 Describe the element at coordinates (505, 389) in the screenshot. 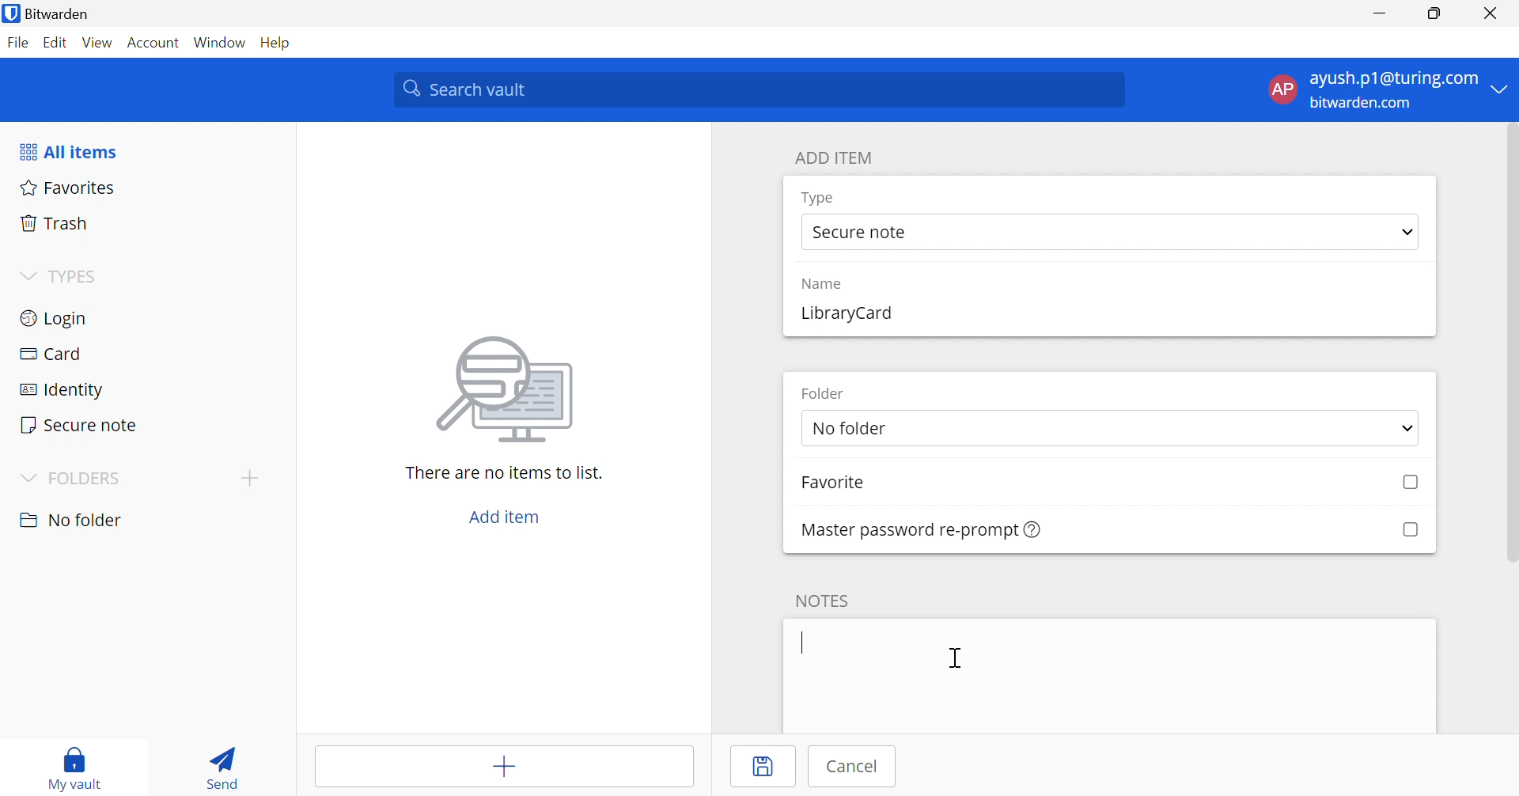

I see `image` at that location.